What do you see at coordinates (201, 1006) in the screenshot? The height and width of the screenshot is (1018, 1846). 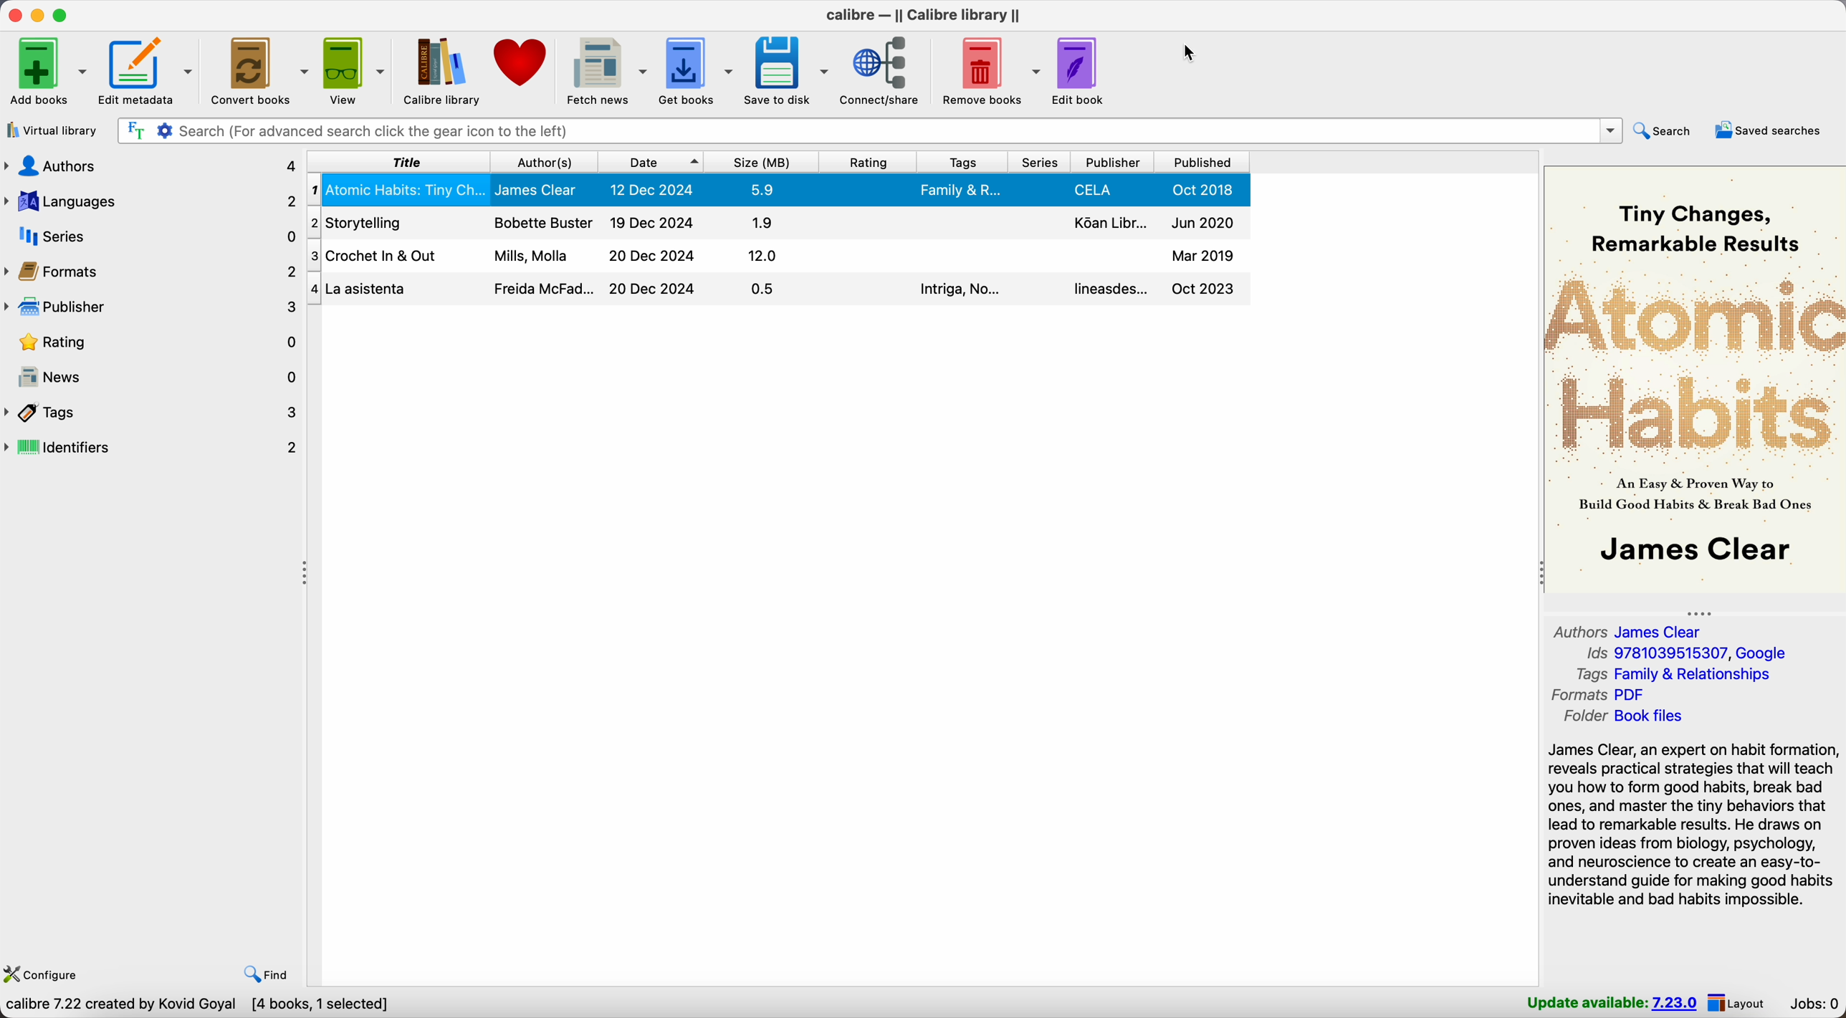 I see `Calibre 7.22 created by Kovid Goyal [4 books, 1 selected]` at bounding box center [201, 1006].